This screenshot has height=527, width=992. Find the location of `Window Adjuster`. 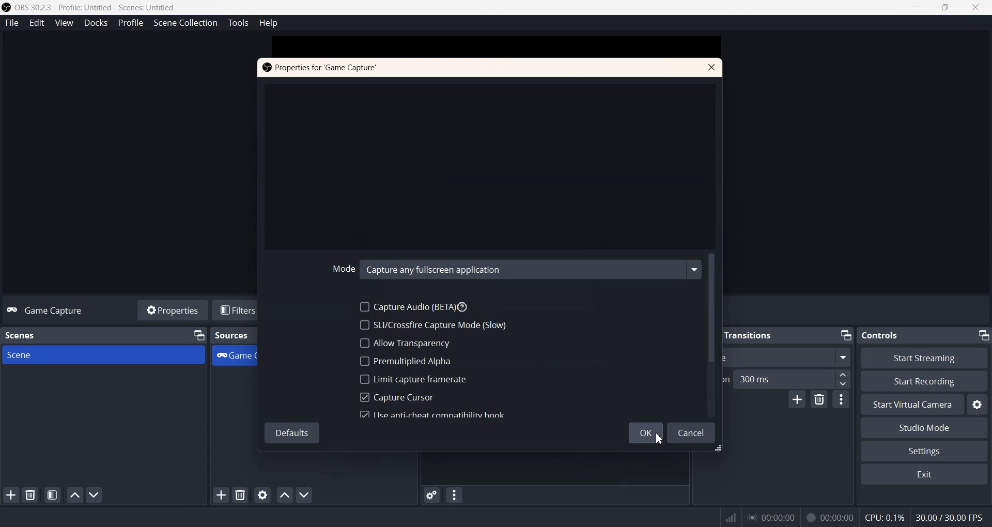

Window Adjuster is located at coordinates (720, 448).